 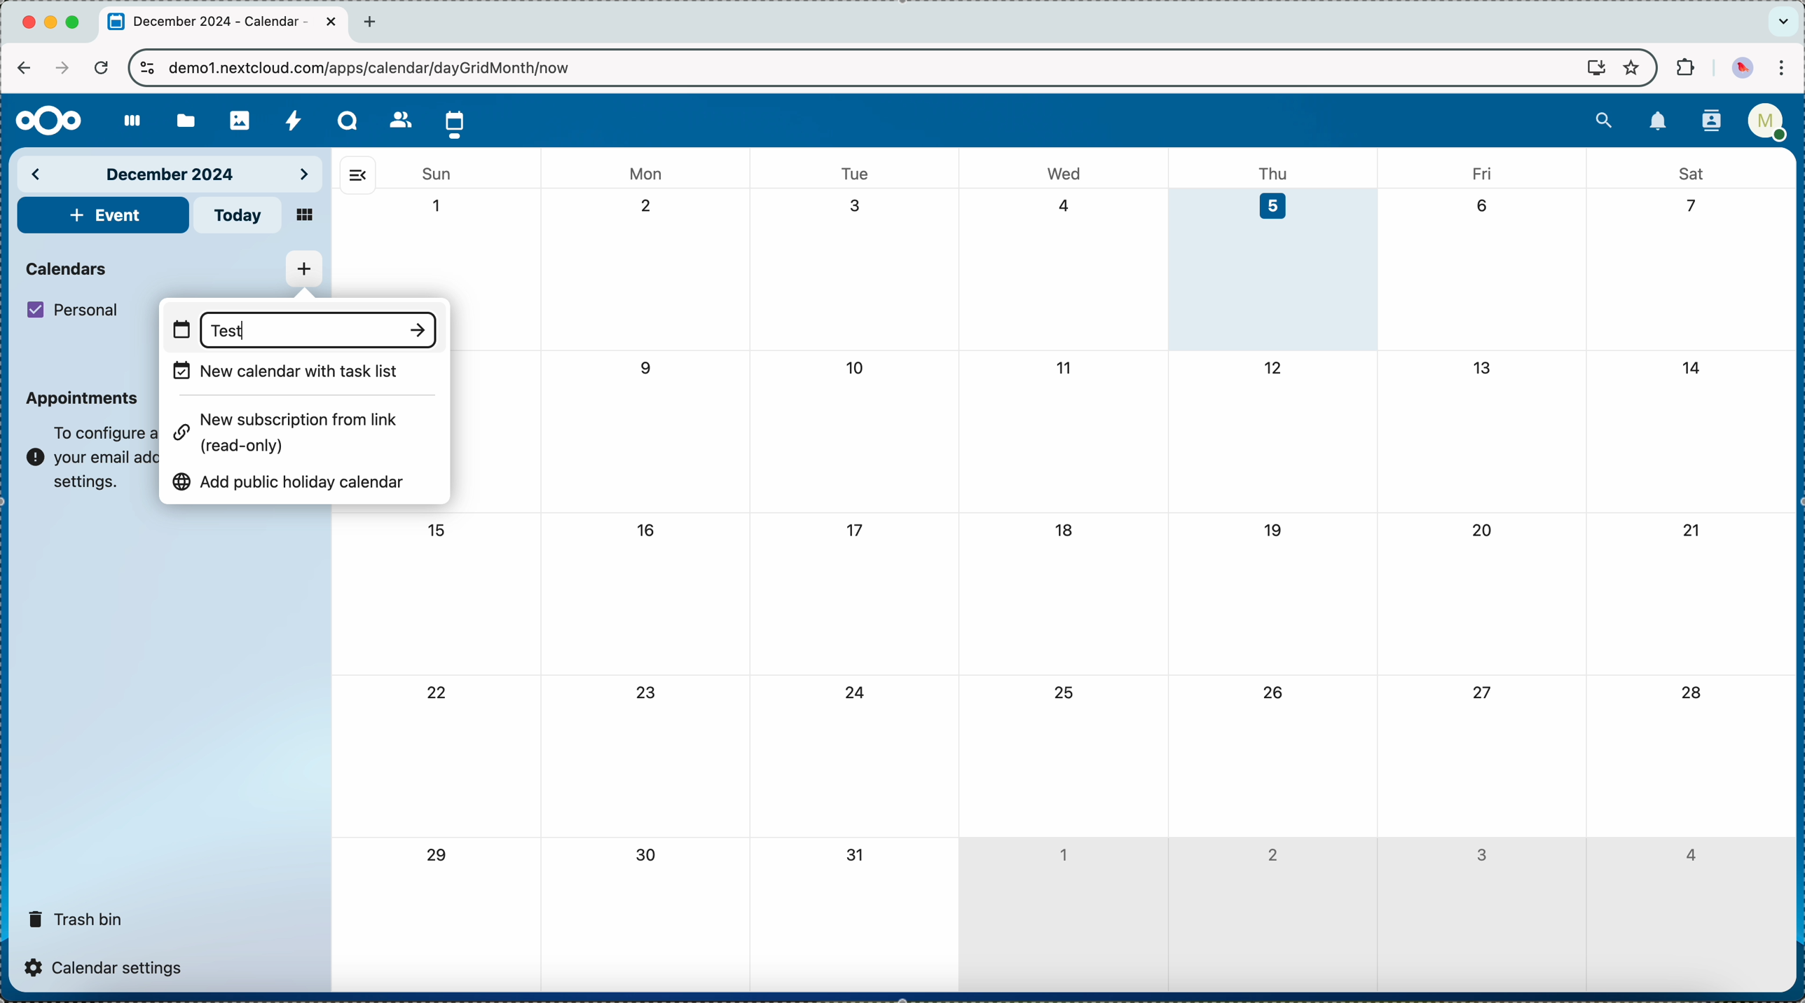 I want to click on Test calendar, so click(x=229, y=332).